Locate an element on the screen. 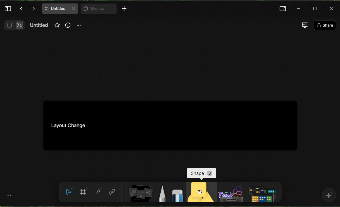 The image size is (340, 207). Box is located at coordinates (316, 8).